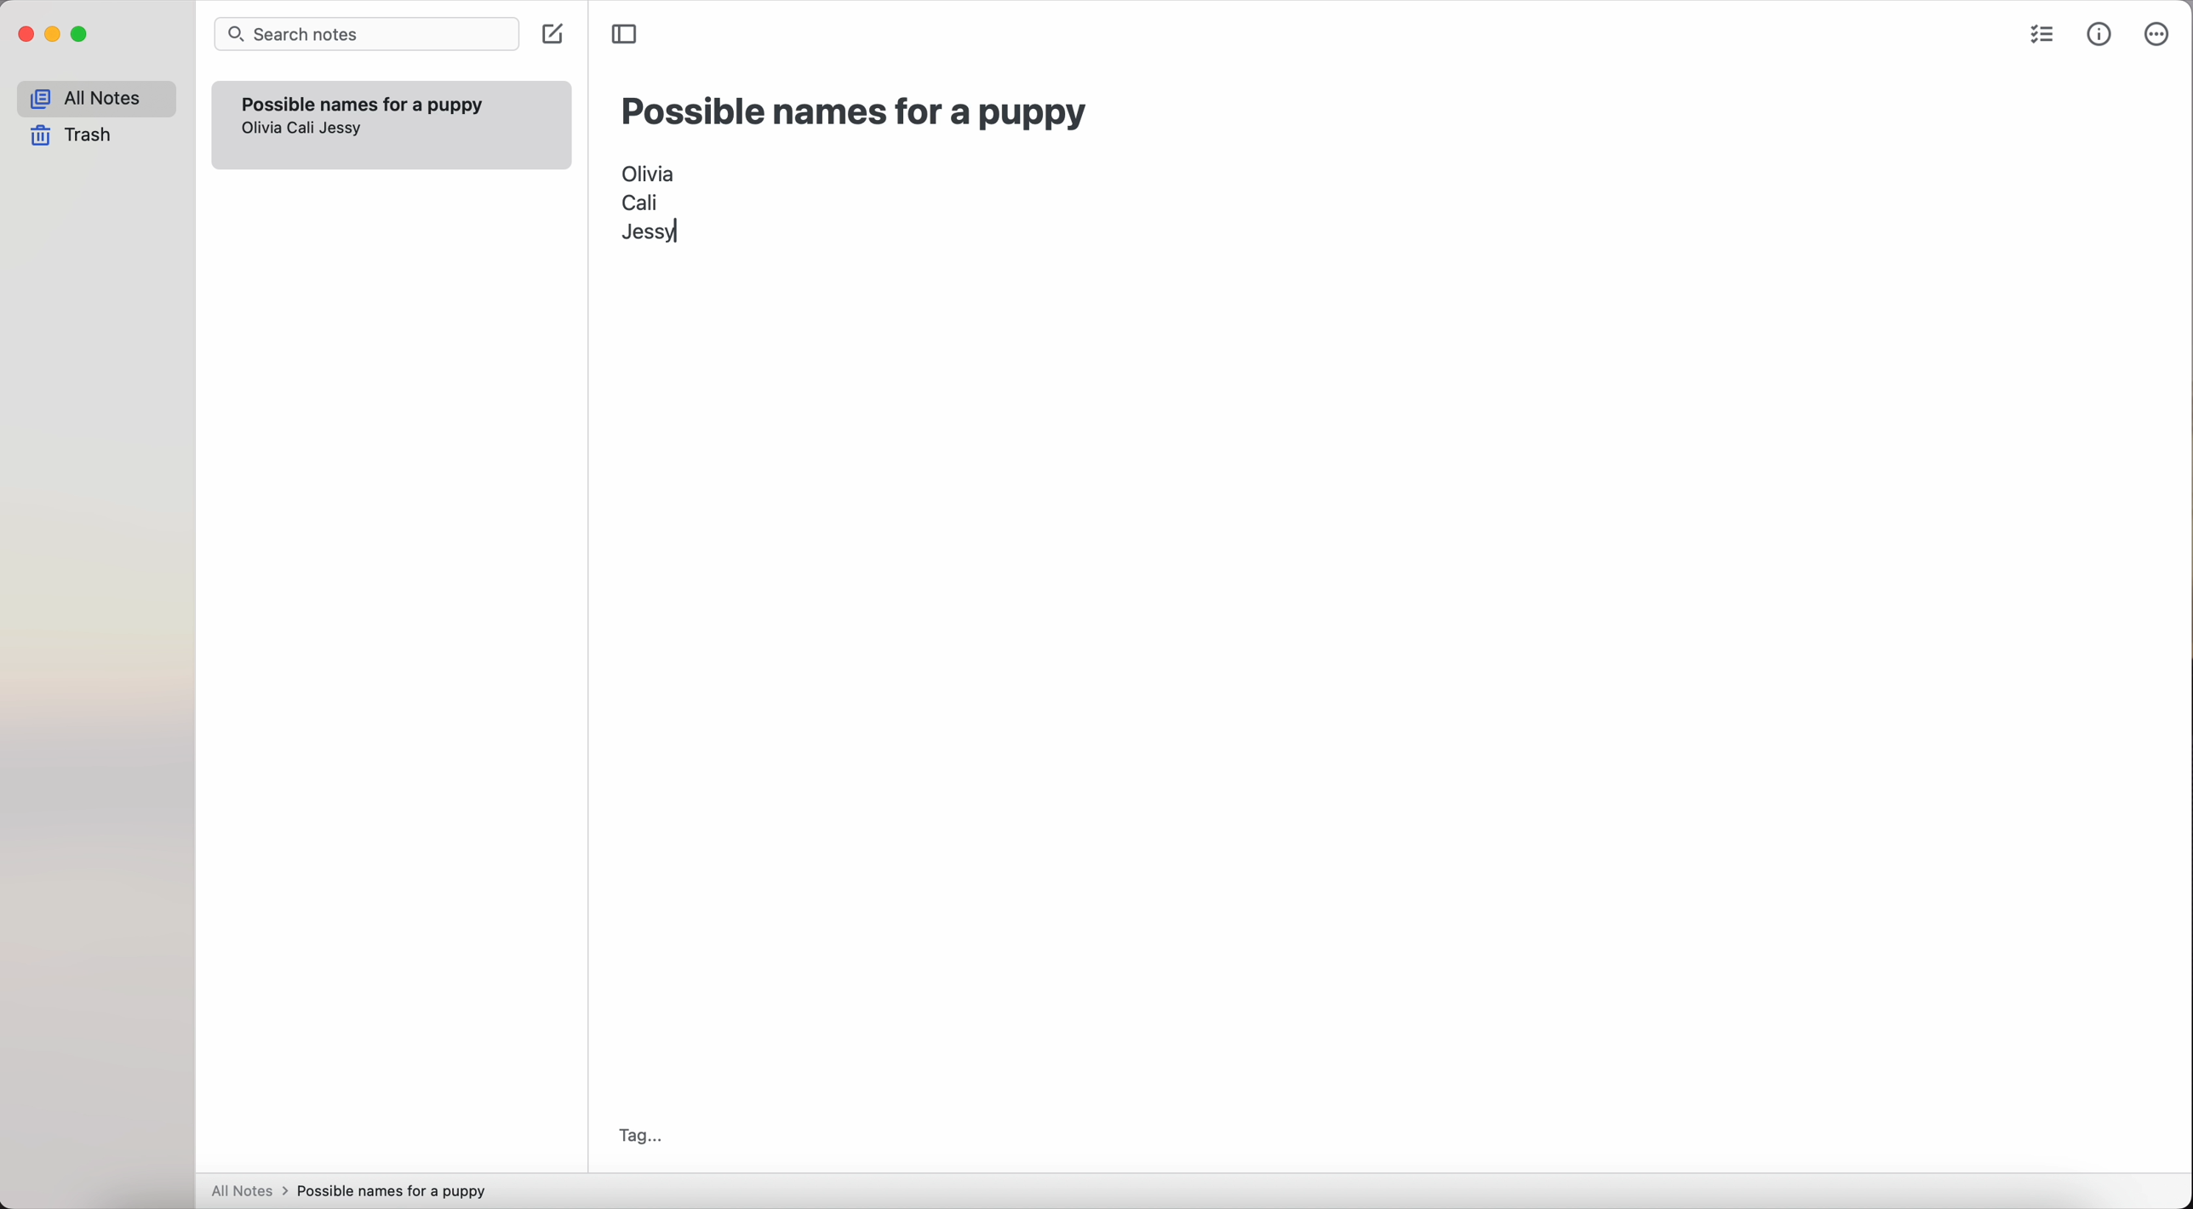 This screenshot has height=1209, width=2193. What do you see at coordinates (2159, 36) in the screenshot?
I see `more options` at bounding box center [2159, 36].